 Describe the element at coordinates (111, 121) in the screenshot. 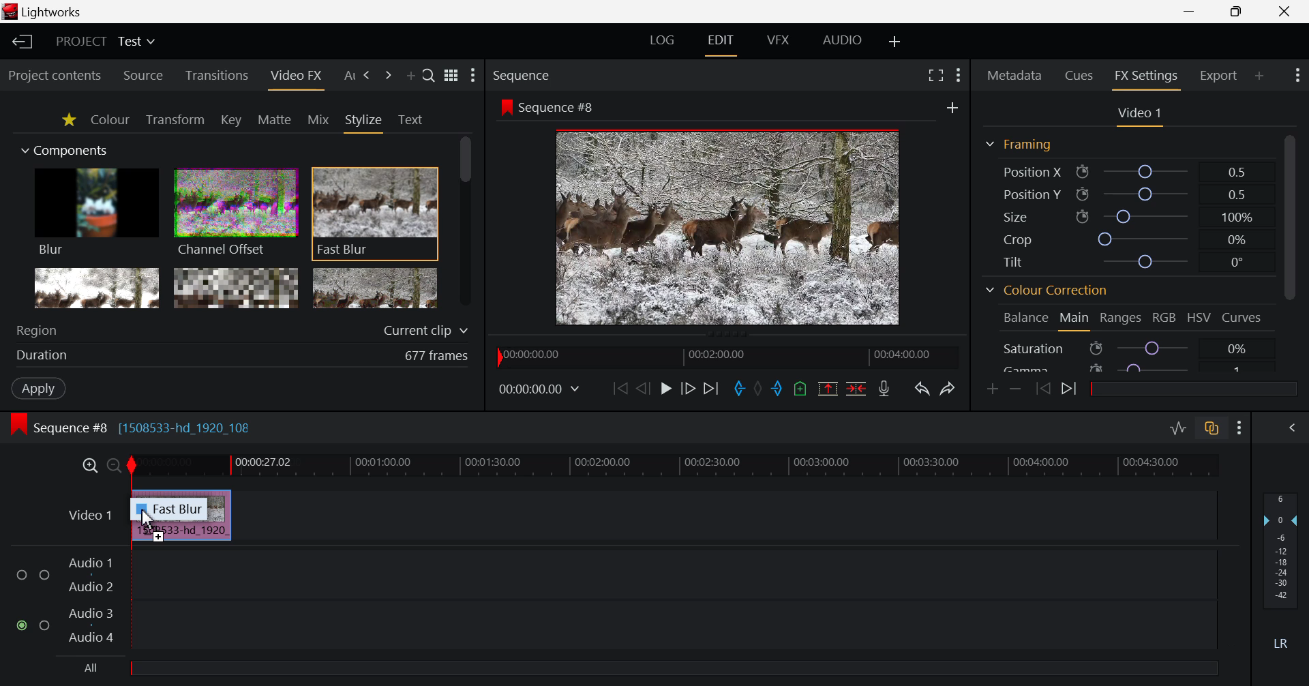

I see `Colour` at that location.